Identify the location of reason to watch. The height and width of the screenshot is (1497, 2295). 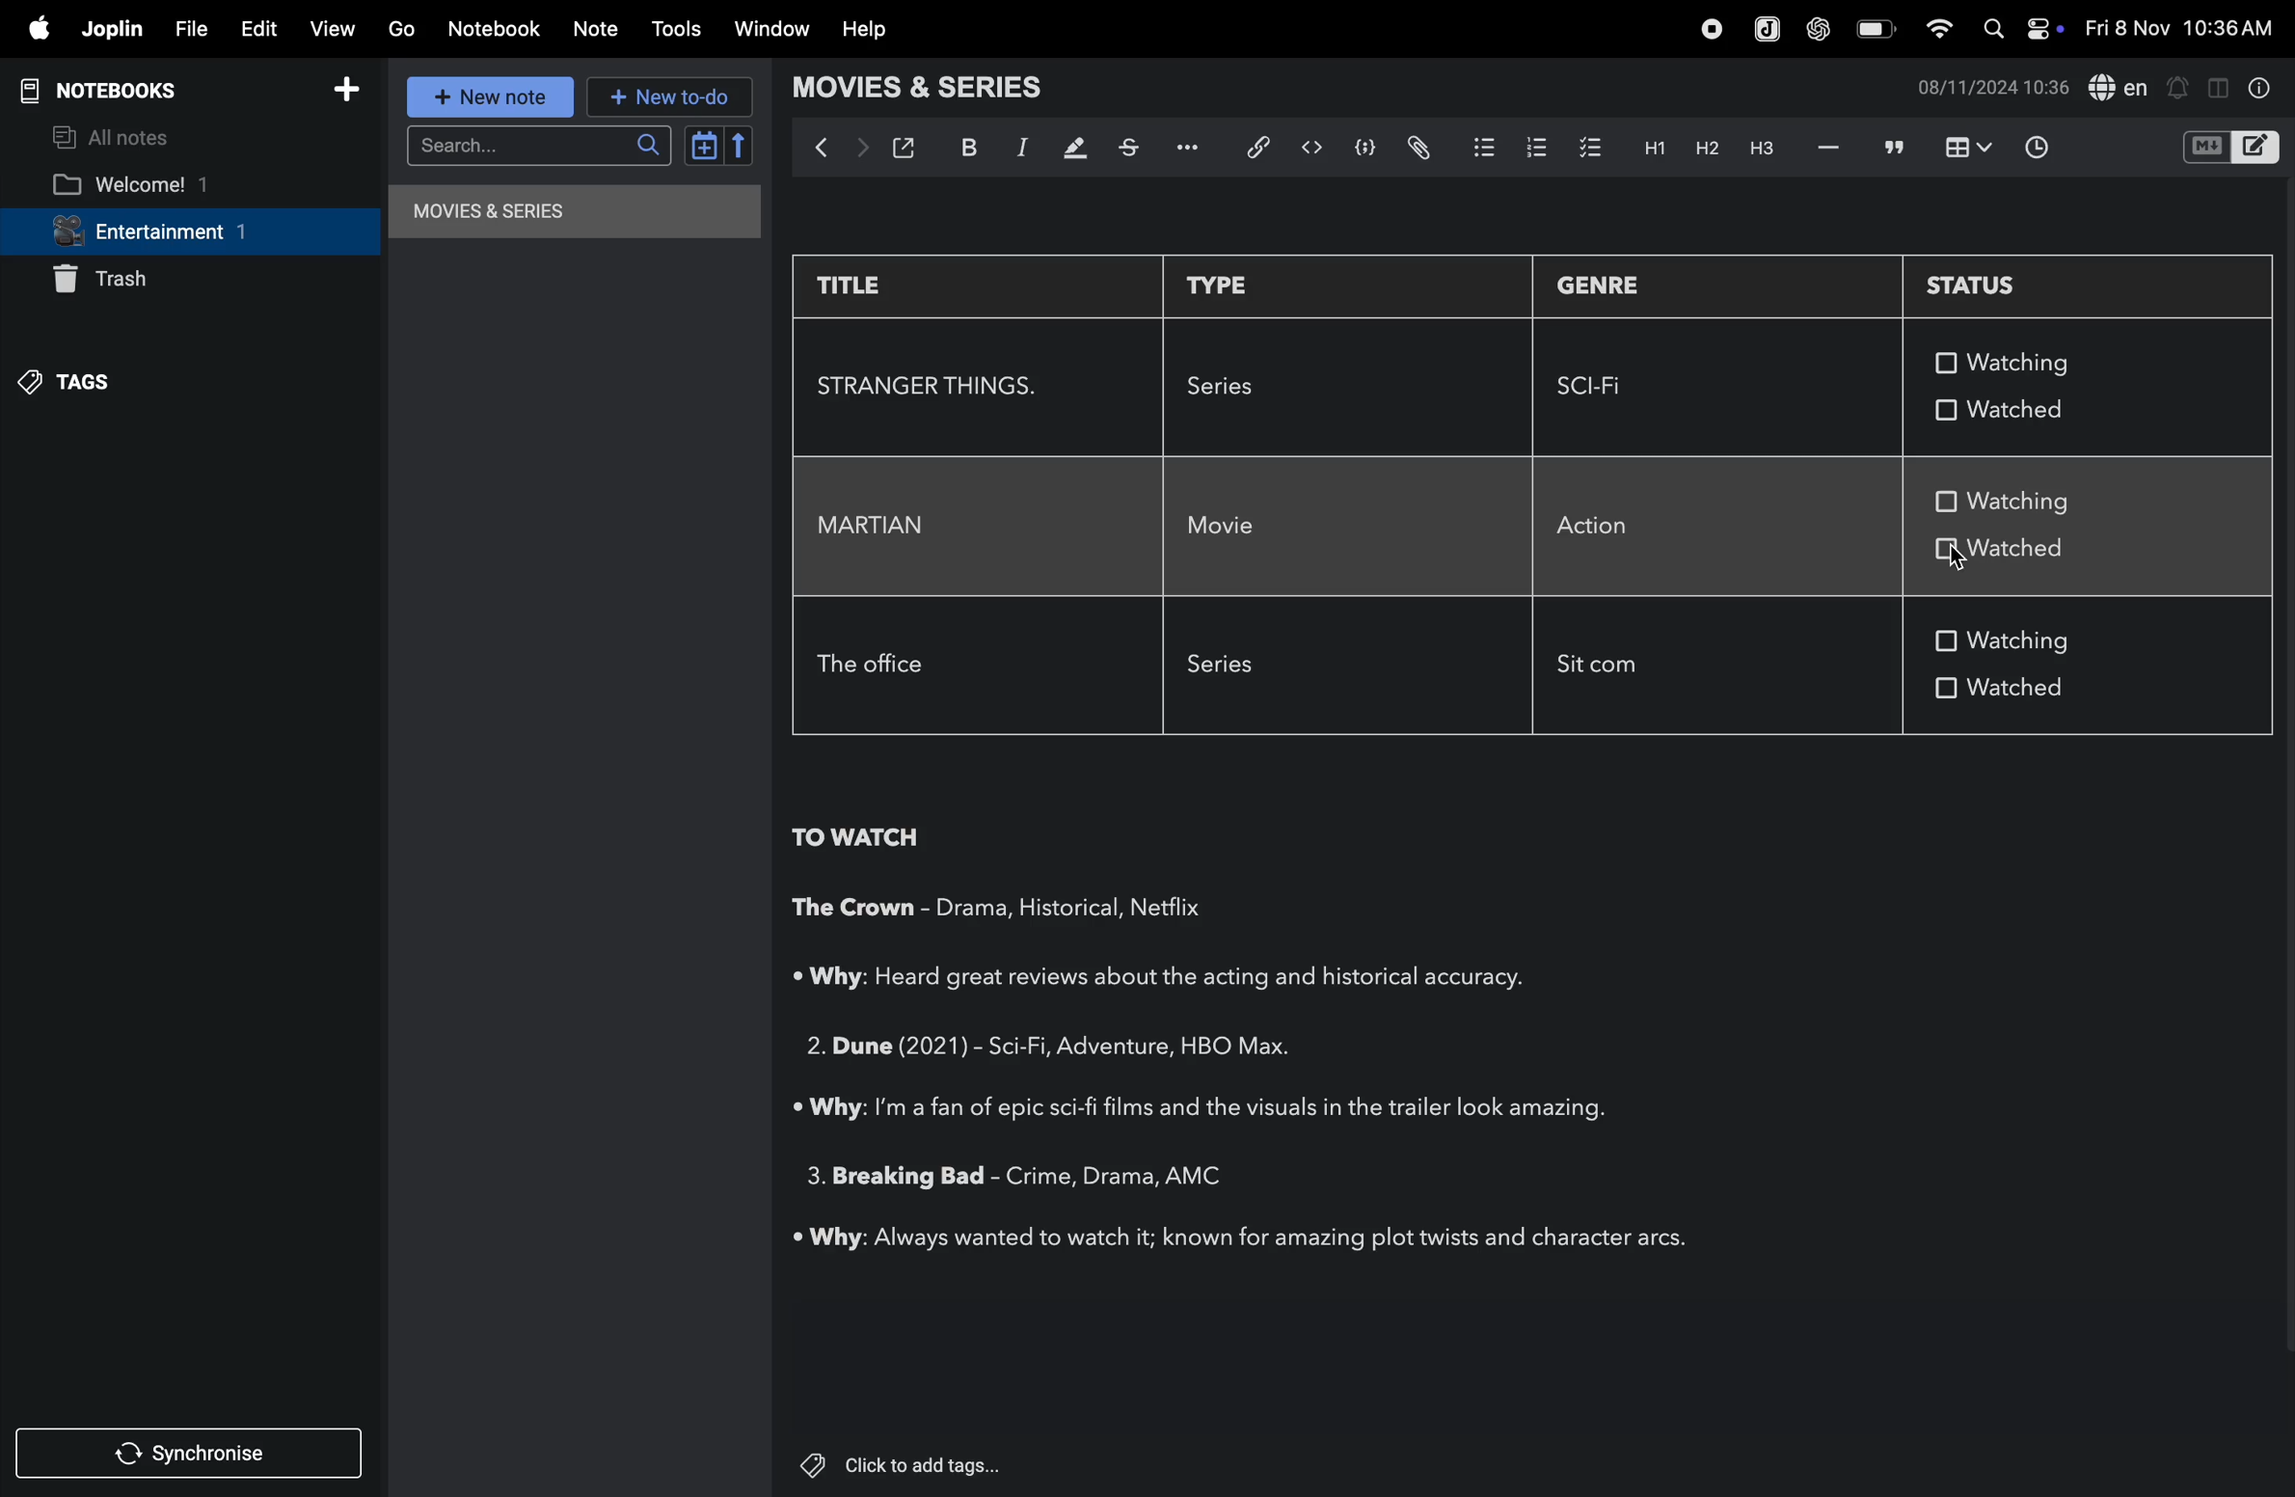
(1184, 978).